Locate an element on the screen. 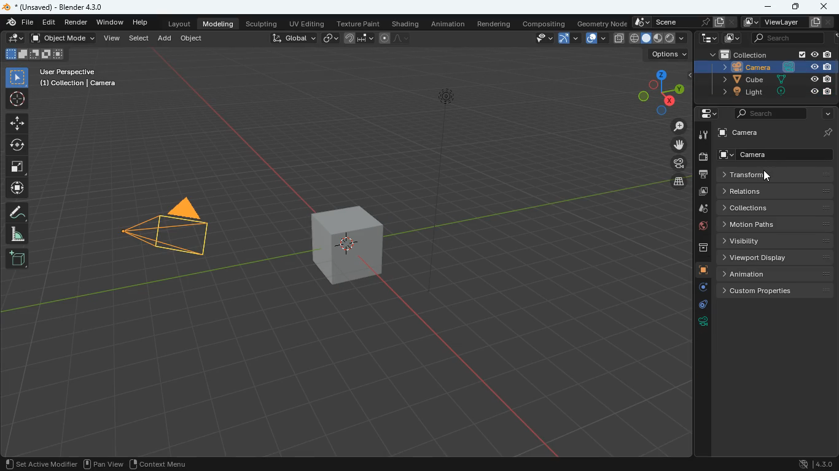 The height and width of the screenshot is (471, 839). settings is located at coordinates (698, 288).